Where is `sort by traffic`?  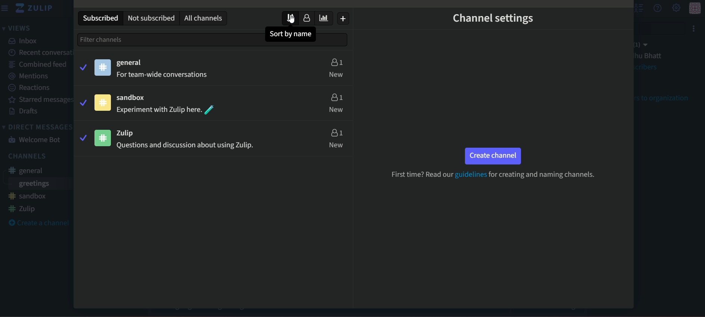
sort by traffic is located at coordinates (324, 18).